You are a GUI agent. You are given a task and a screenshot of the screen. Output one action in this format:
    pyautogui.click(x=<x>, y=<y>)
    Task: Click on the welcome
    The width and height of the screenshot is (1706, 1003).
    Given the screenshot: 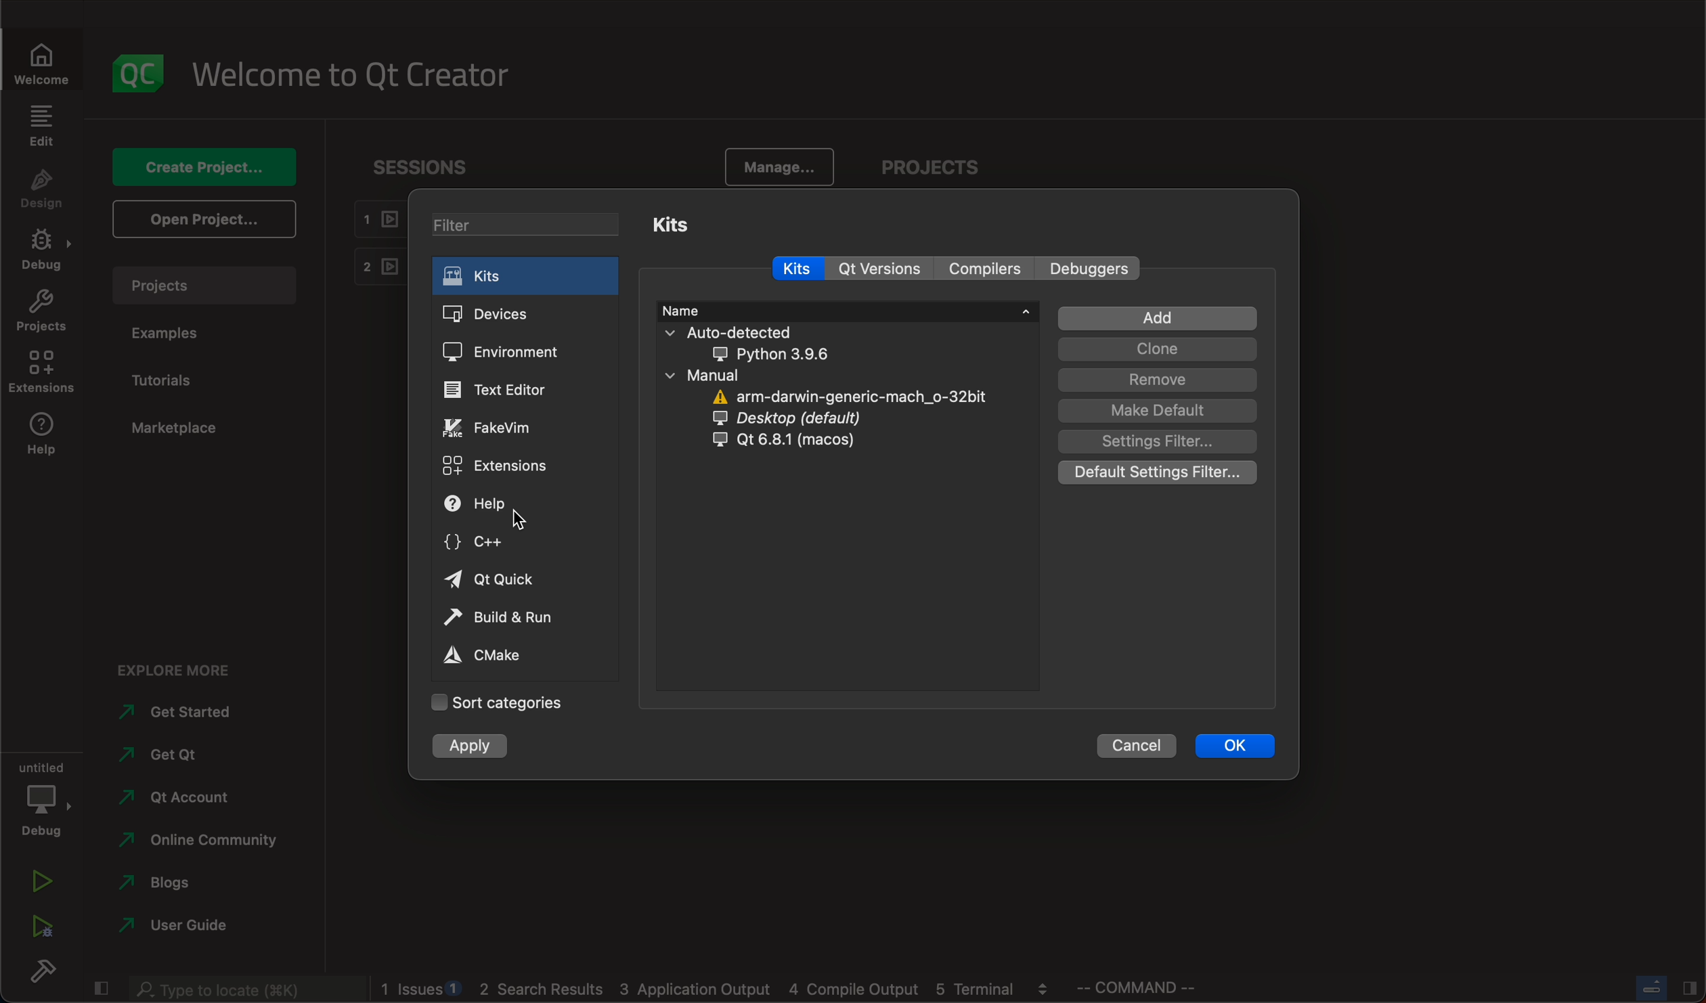 What is the action you would take?
    pyautogui.click(x=40, y=68)
    